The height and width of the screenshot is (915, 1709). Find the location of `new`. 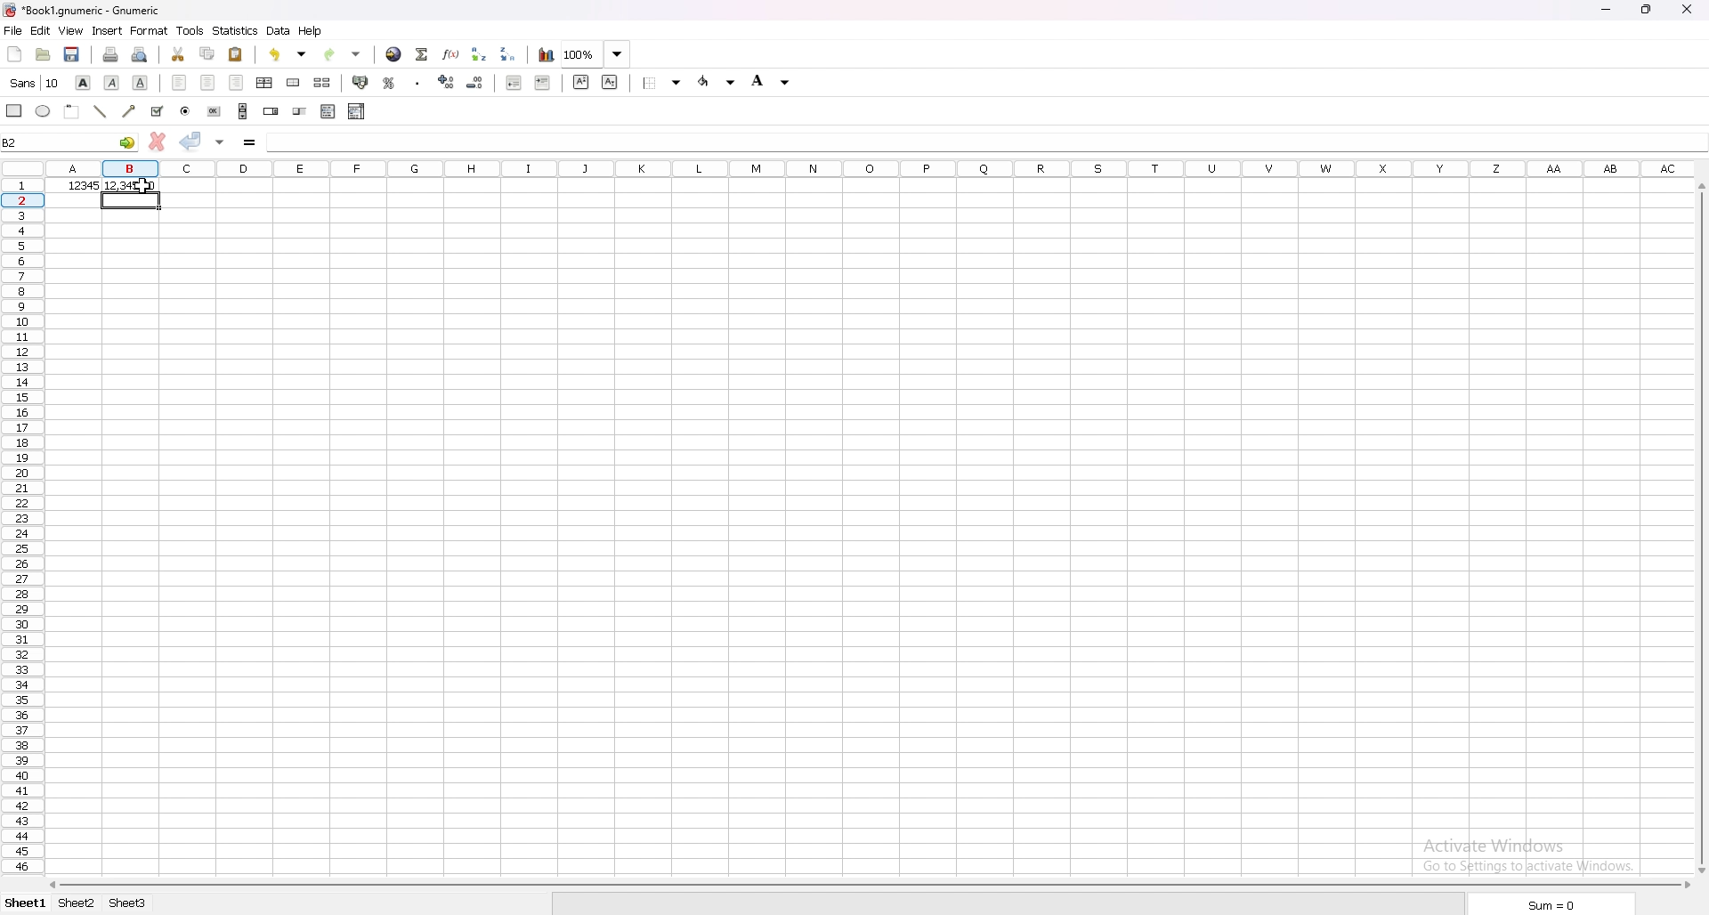

new is located at coordinates (15, 54).